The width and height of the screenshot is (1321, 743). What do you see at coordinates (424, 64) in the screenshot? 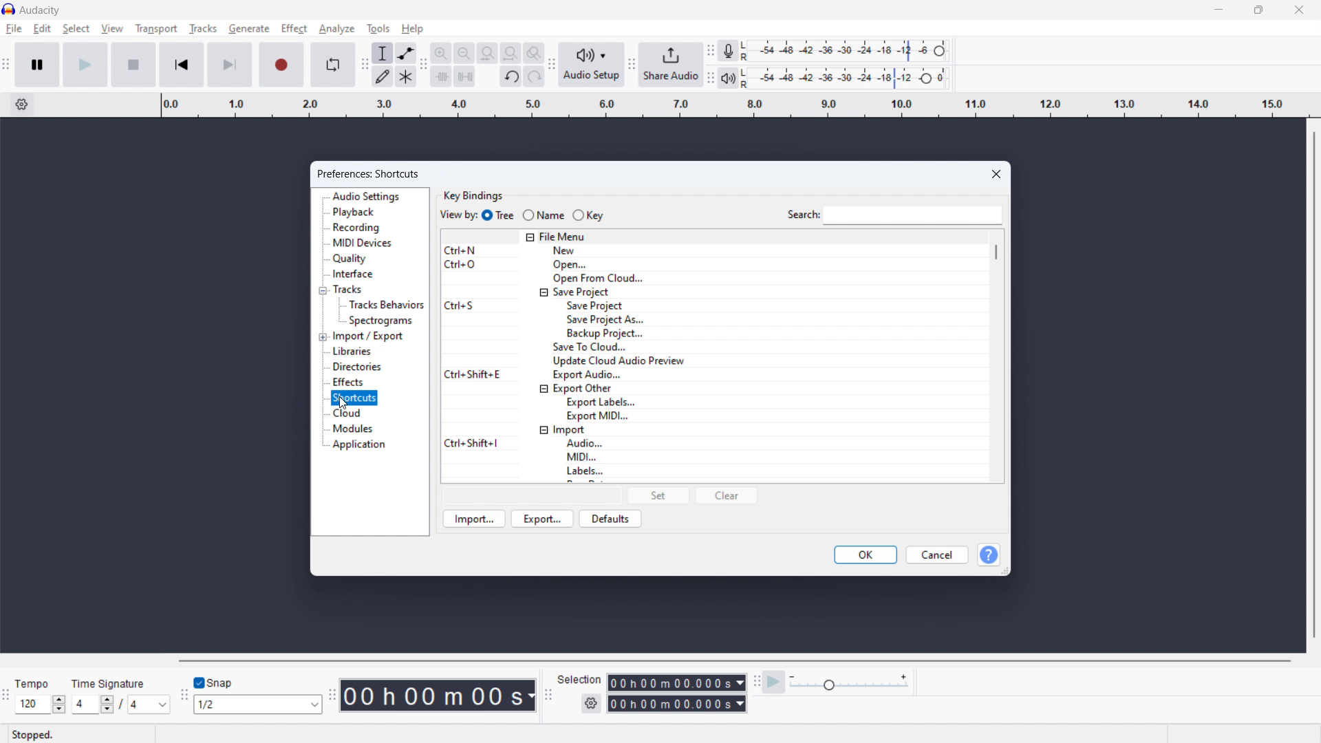
I see `Enable movment of edit toolbar` at bounding box center [424, 64].